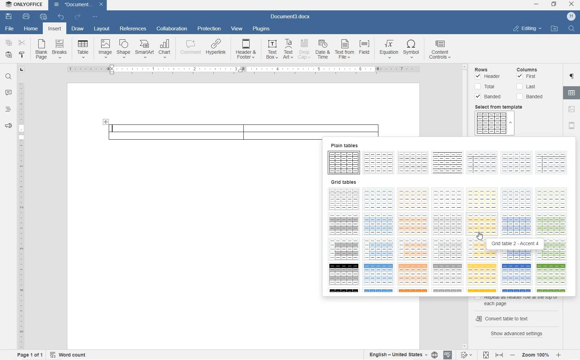 The image size is (580, 360). I want to click on PASTE, so click(10, 55).